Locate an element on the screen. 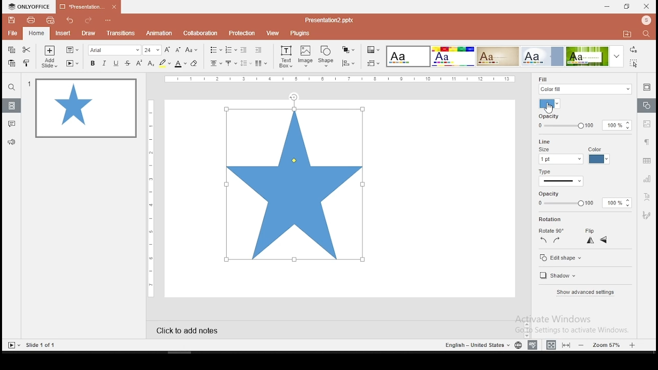  search is located at coordinates (12, 87).